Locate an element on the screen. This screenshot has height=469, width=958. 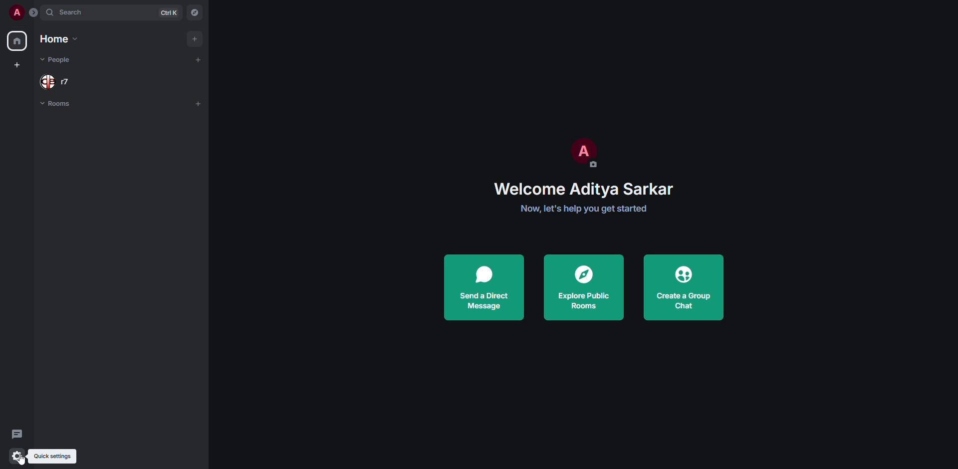
threads is located at coordinates (16, 433).